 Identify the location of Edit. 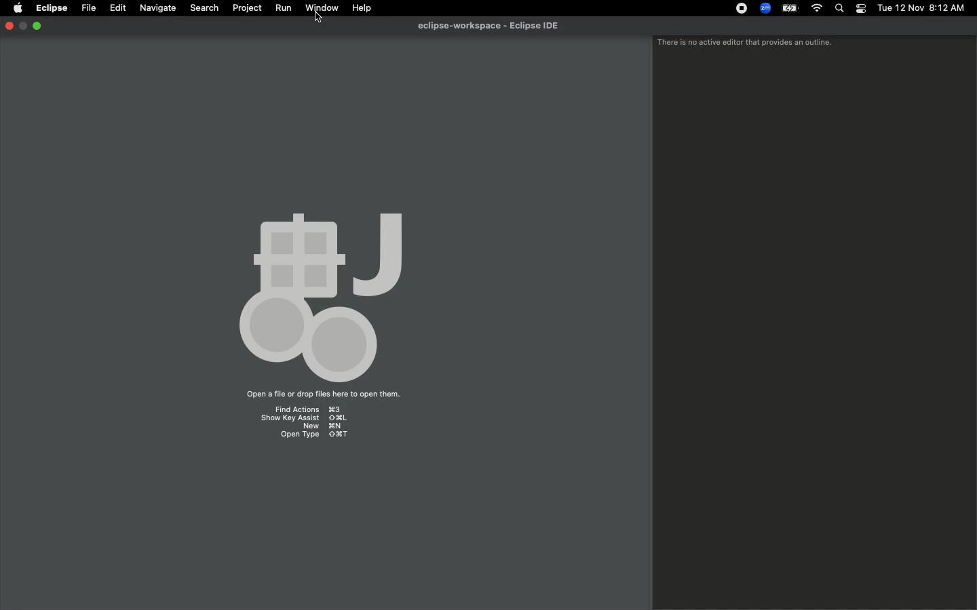
(116, 7).